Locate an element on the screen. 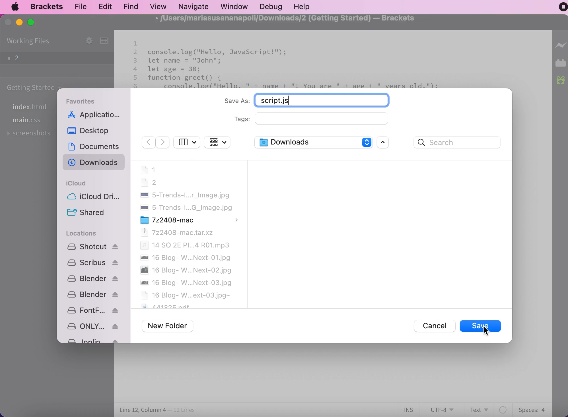 This screenshot has width=568, height=417. view is located at coordinates (157, 6).